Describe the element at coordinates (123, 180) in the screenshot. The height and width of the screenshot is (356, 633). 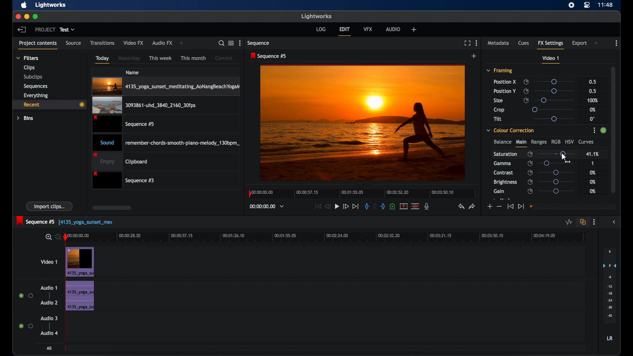
I see `sequence 3` at that location.